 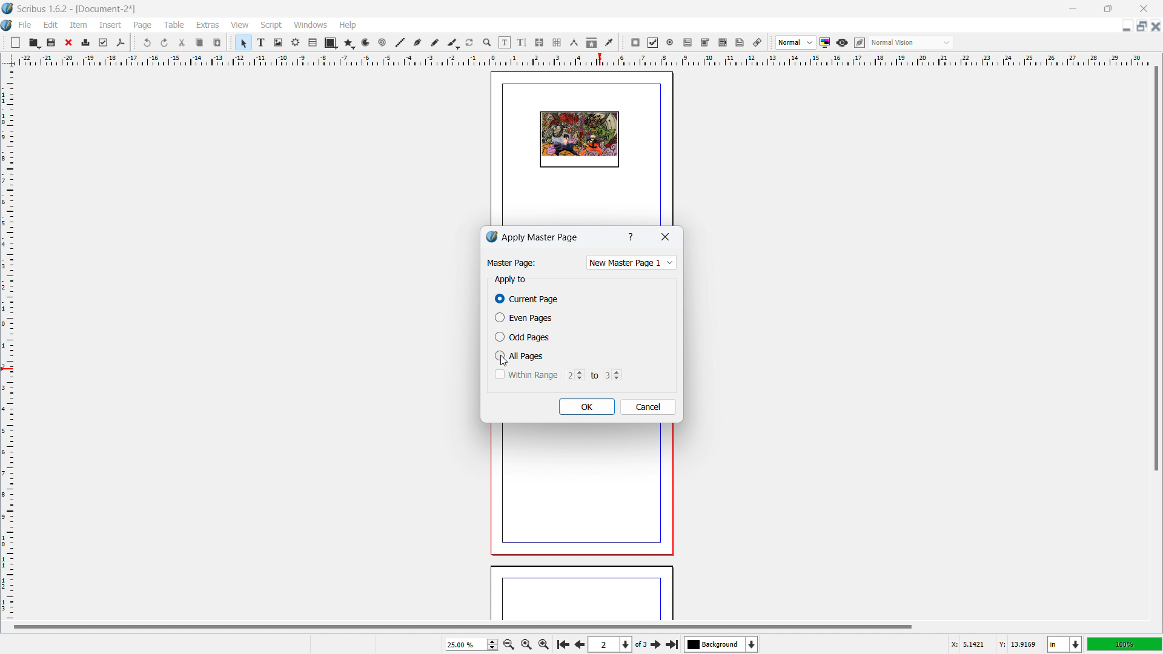 What do you see at coordinates (8, 8) in the screenshot?
I see `logo` at bounding box center [8, 8].